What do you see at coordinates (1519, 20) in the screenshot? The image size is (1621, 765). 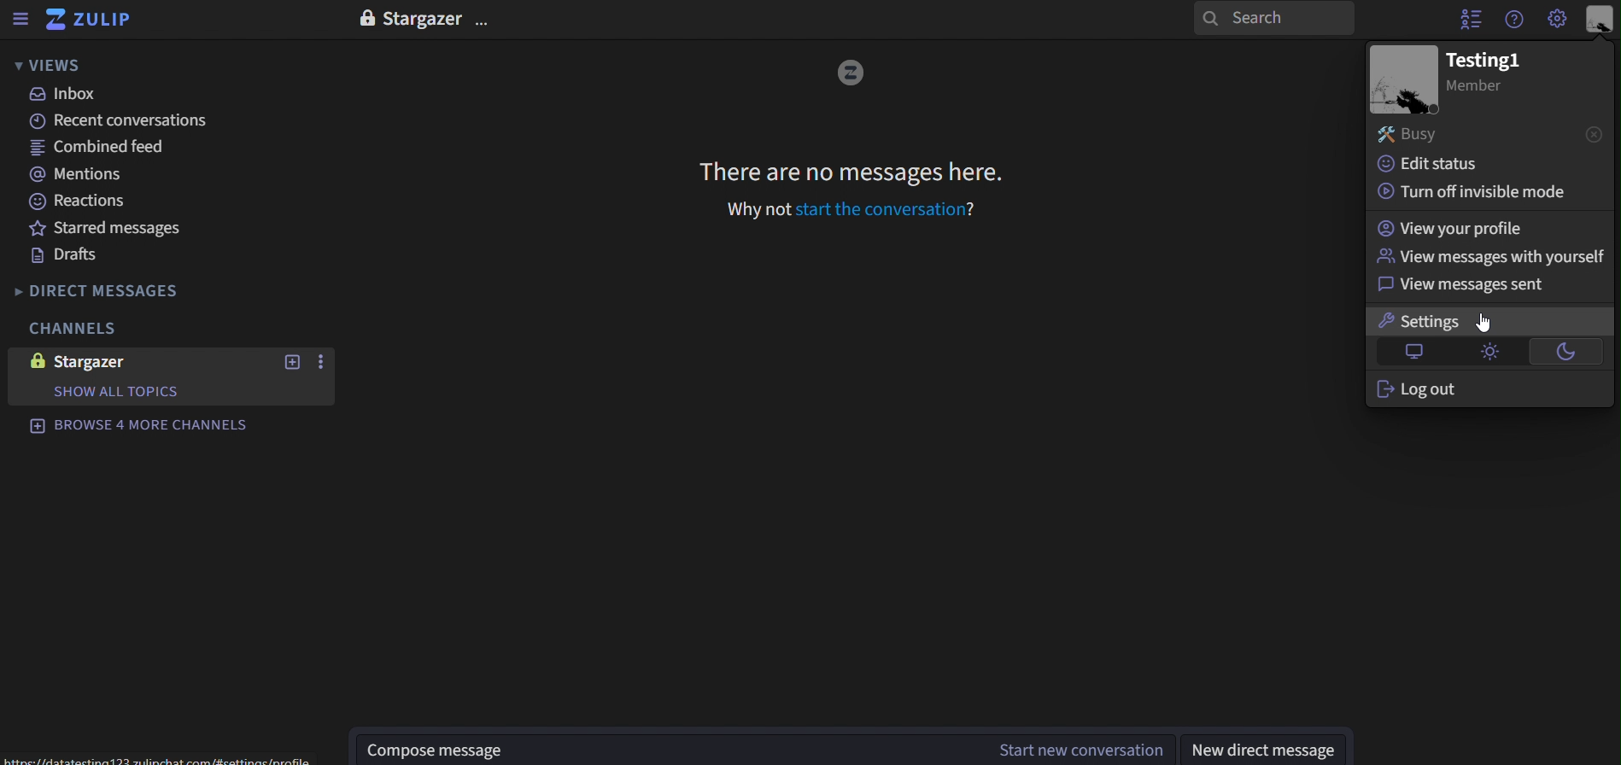 I see `help` at bounding box center [1519, 20].